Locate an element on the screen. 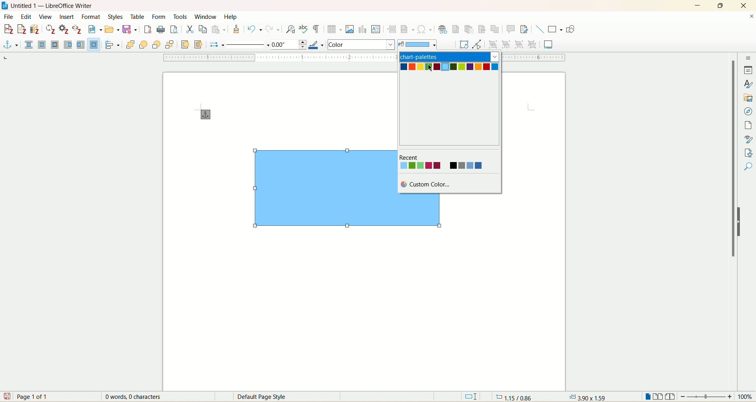 Image resolution: width=756 pixels, height=402 pixels. insert table is located at coordinates (335, 30).